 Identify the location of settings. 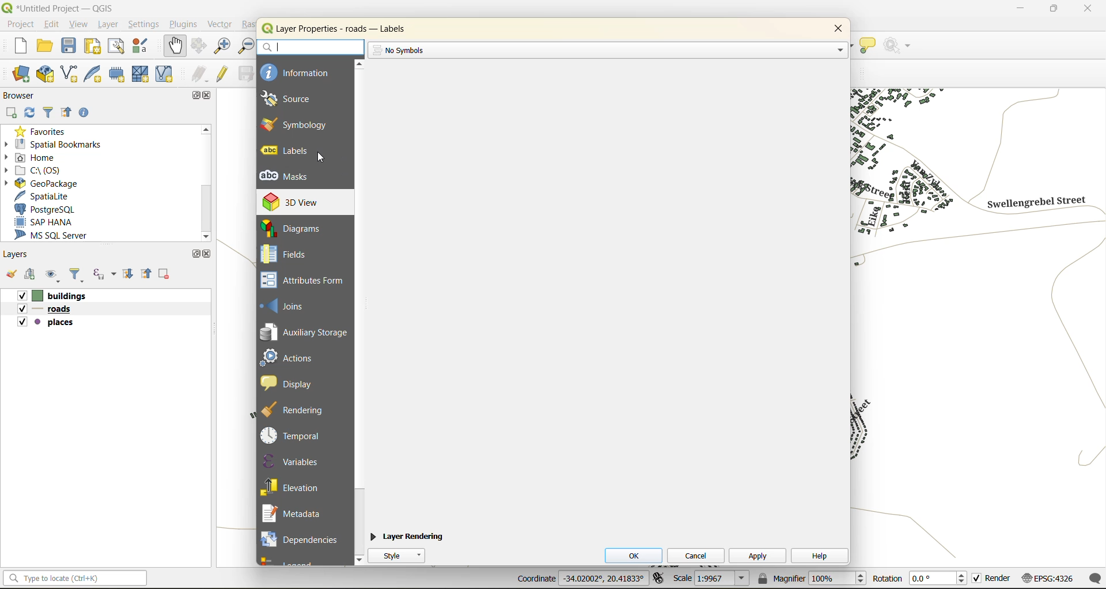
(144, 25).